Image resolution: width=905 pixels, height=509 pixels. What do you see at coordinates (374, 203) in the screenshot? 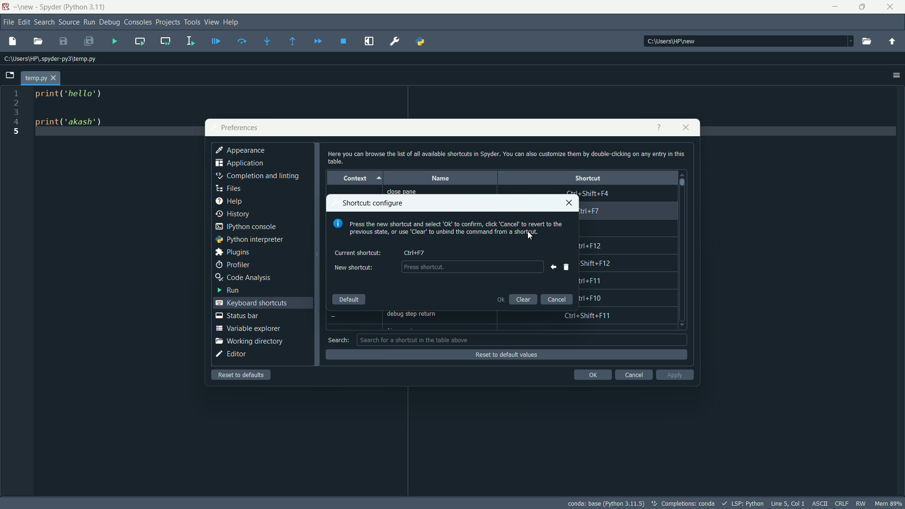
I see `shortcut configure` at bounding box center [374, 203].